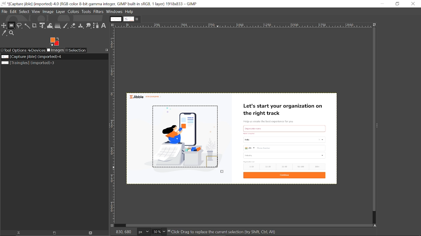 The width and height of the screenshot is (421, 236). I want to click on File, so click(4, 11).